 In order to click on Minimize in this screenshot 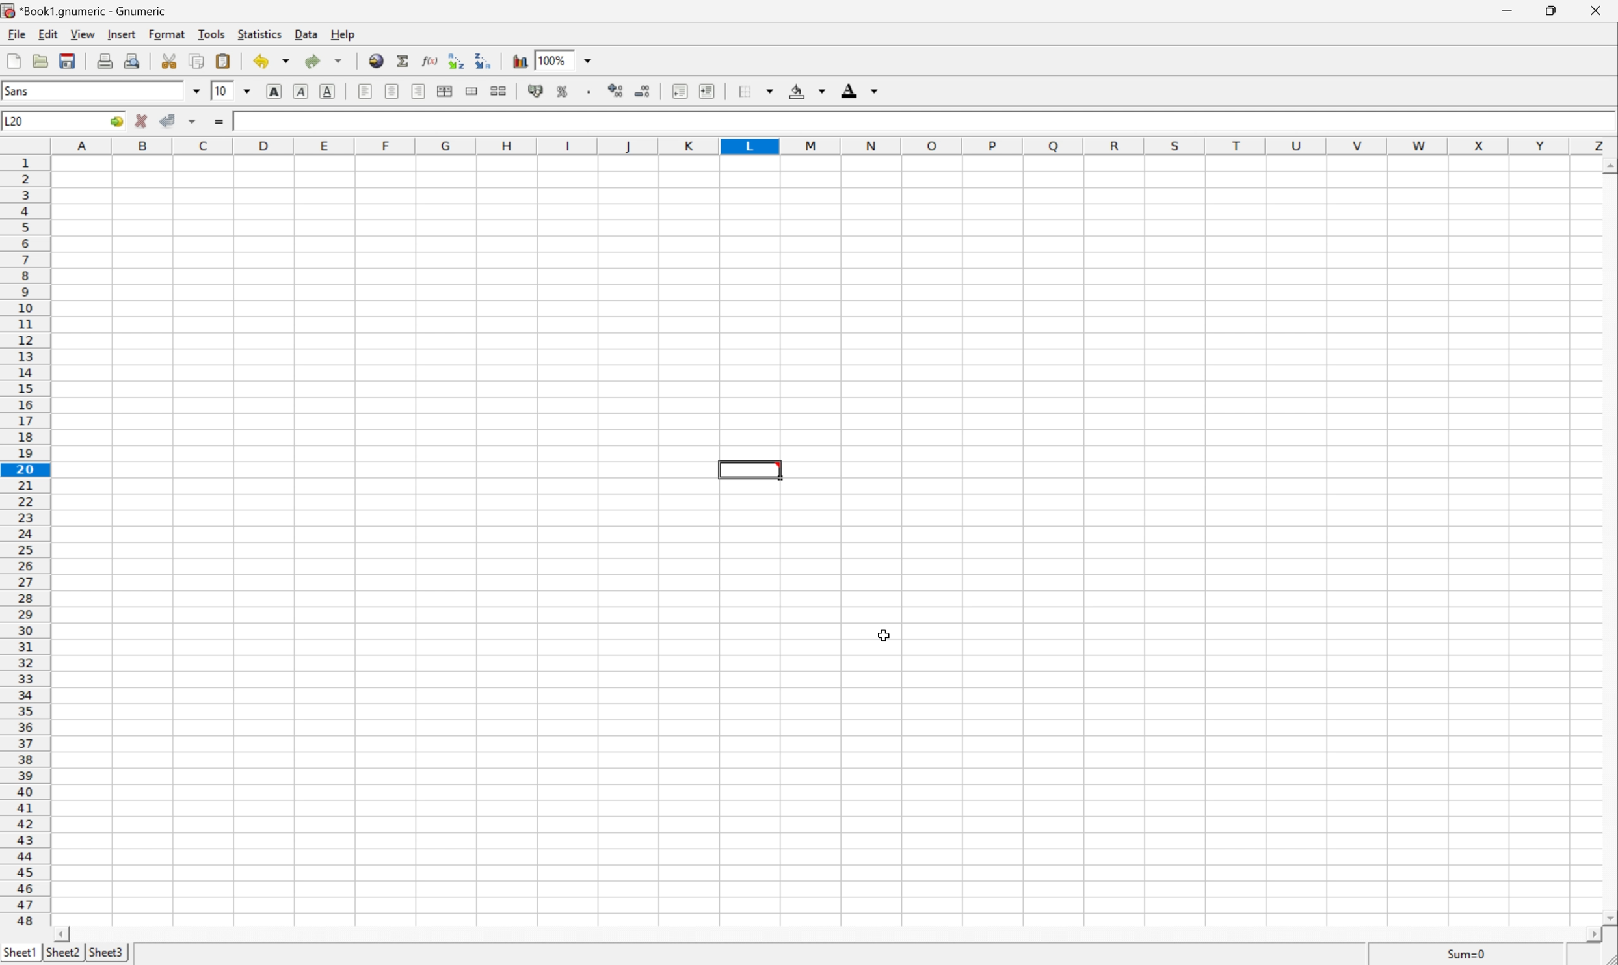, I will do `click(1510, 9)`.